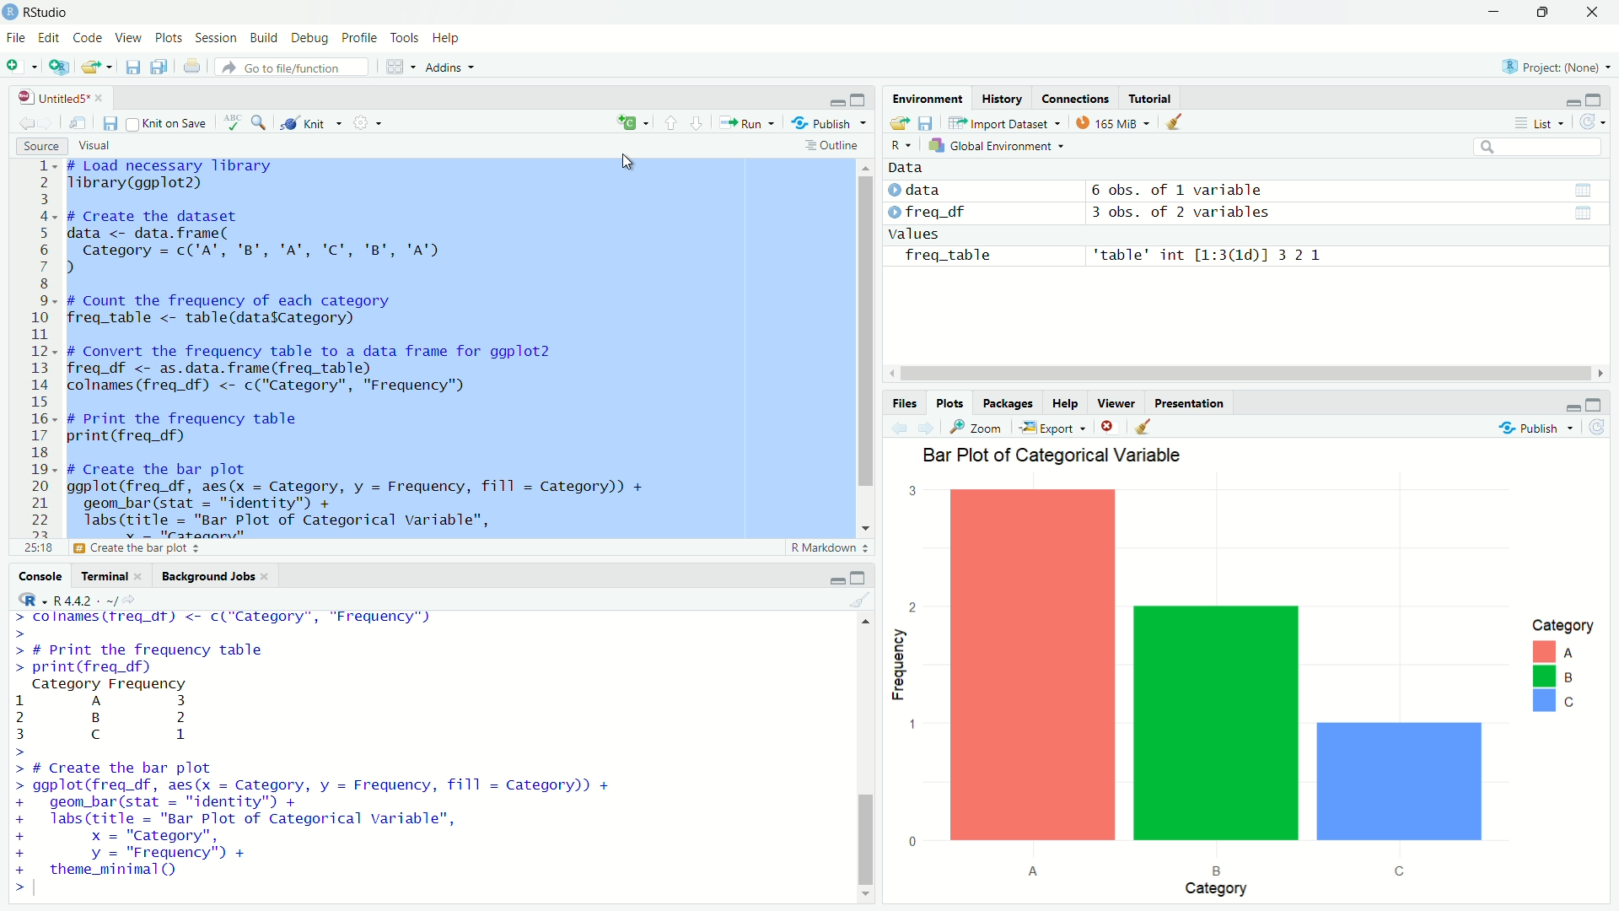 This screenshot has height=911, width=1619. I want to click on Import Dataset, so click(1001, 124).